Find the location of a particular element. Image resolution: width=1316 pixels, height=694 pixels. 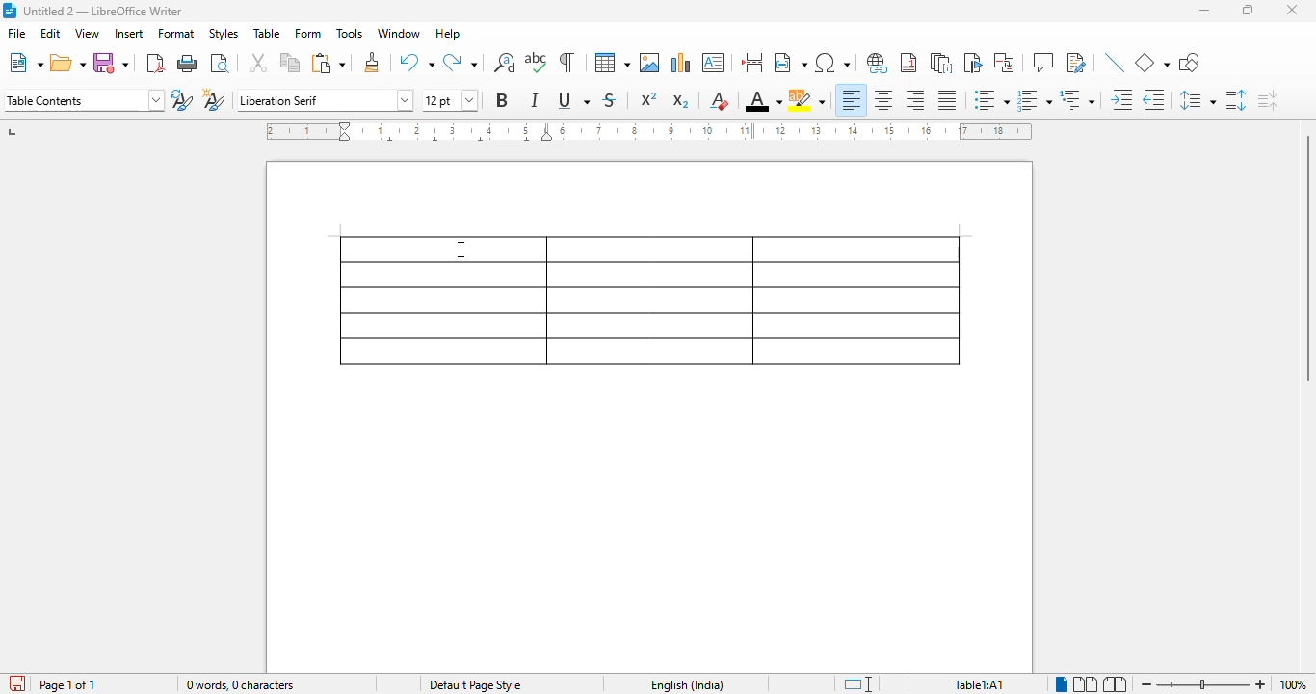

show track changes functions is located at coordinates (1077, 63).